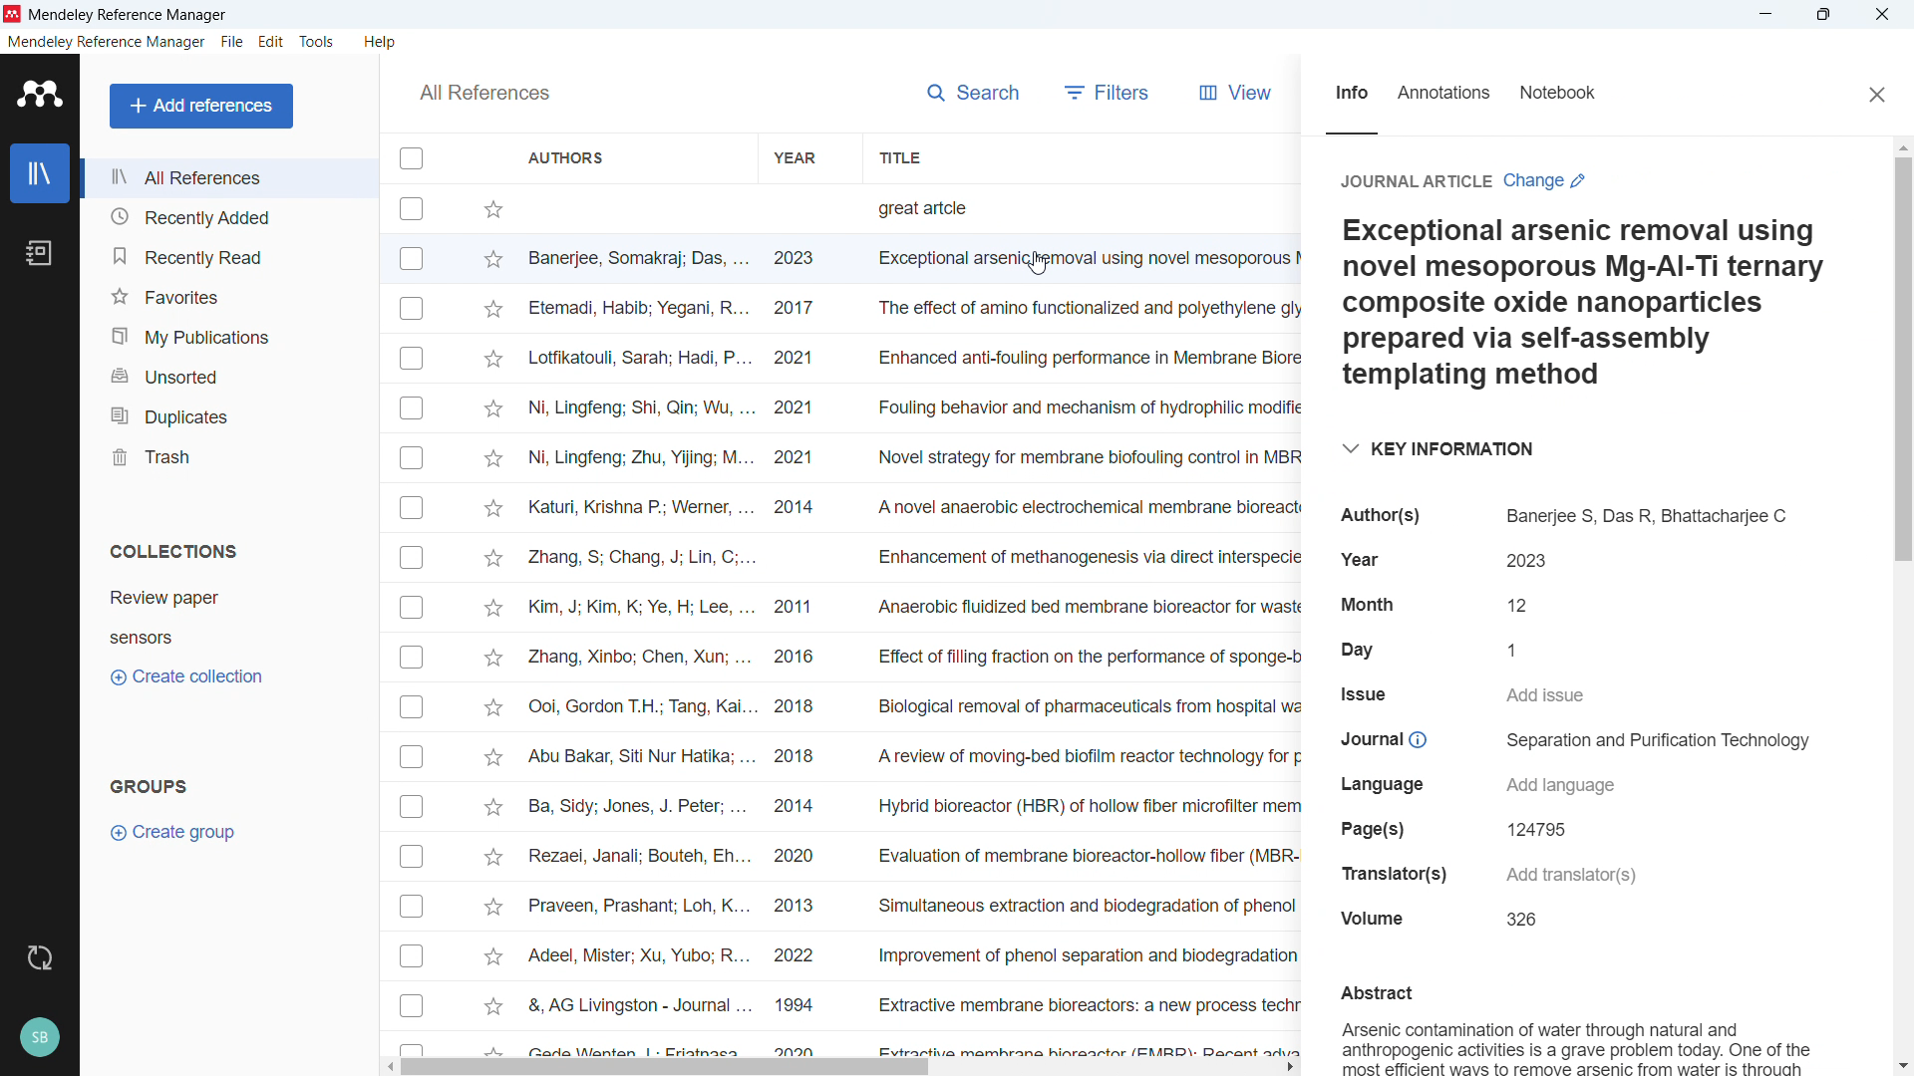  What do you see at coordinates (667, 1068) in the screenshot?
I see `Horizontal scroll bar ` at bounding box center [667, 1068].